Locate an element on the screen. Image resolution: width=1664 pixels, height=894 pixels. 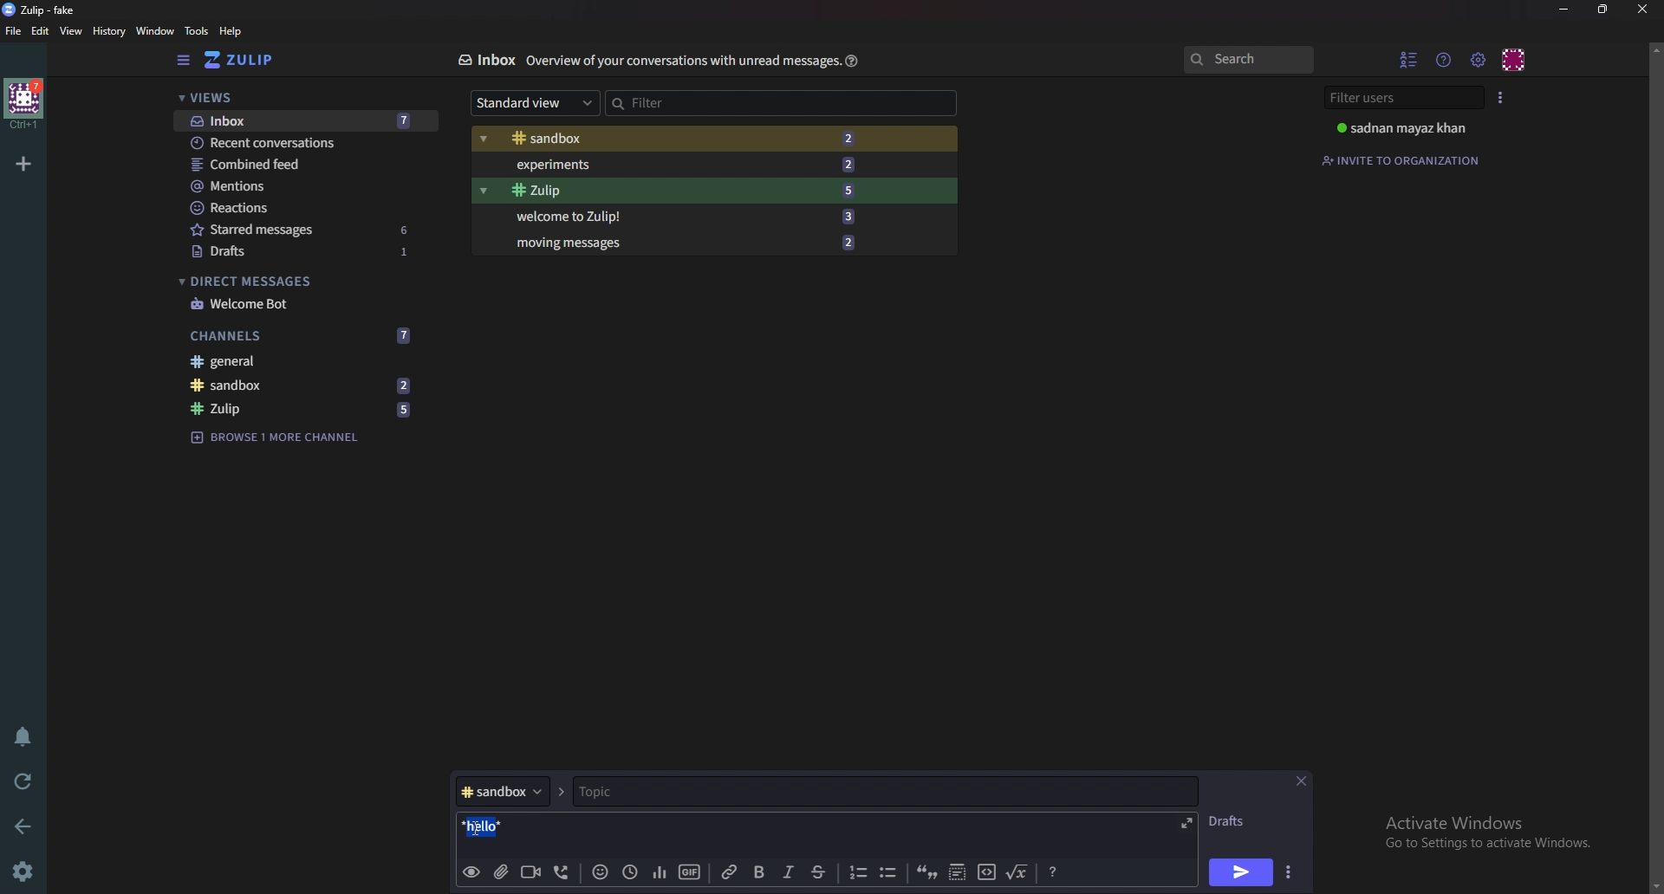
gif is located at coordinates (688, 871).